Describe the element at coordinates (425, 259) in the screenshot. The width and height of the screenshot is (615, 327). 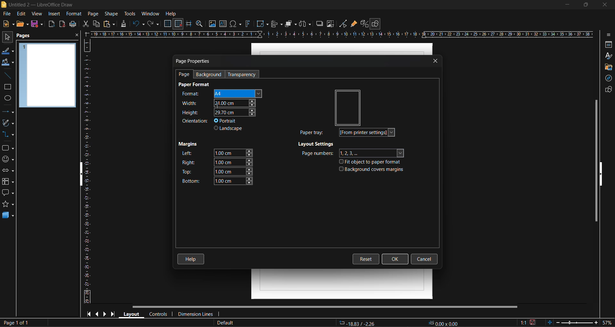
I see `cancel` at that location.